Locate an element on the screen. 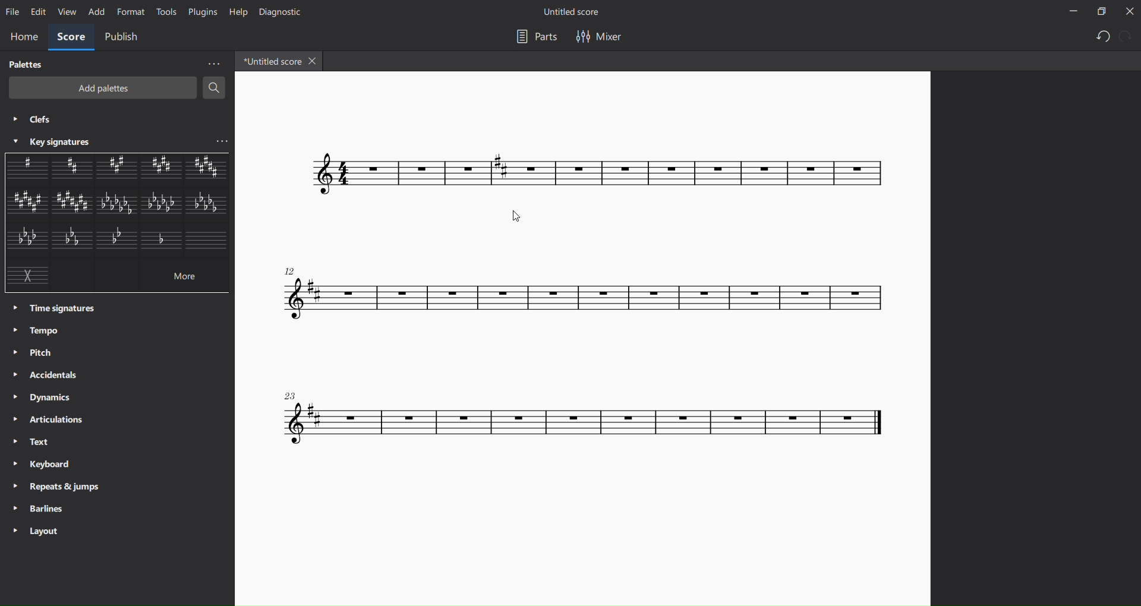 The width and height of the screenshot is (1141, 606). palettes is located at coordinates (24, 64).